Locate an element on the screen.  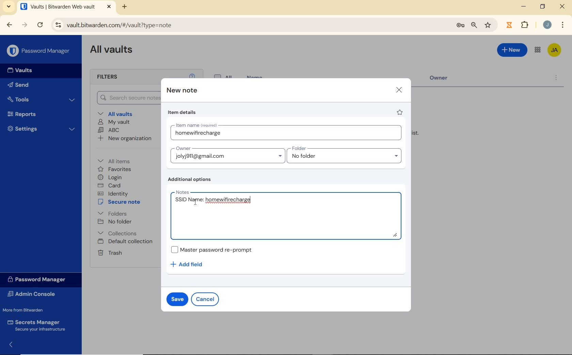
item details is located at coordinates (183, 112).